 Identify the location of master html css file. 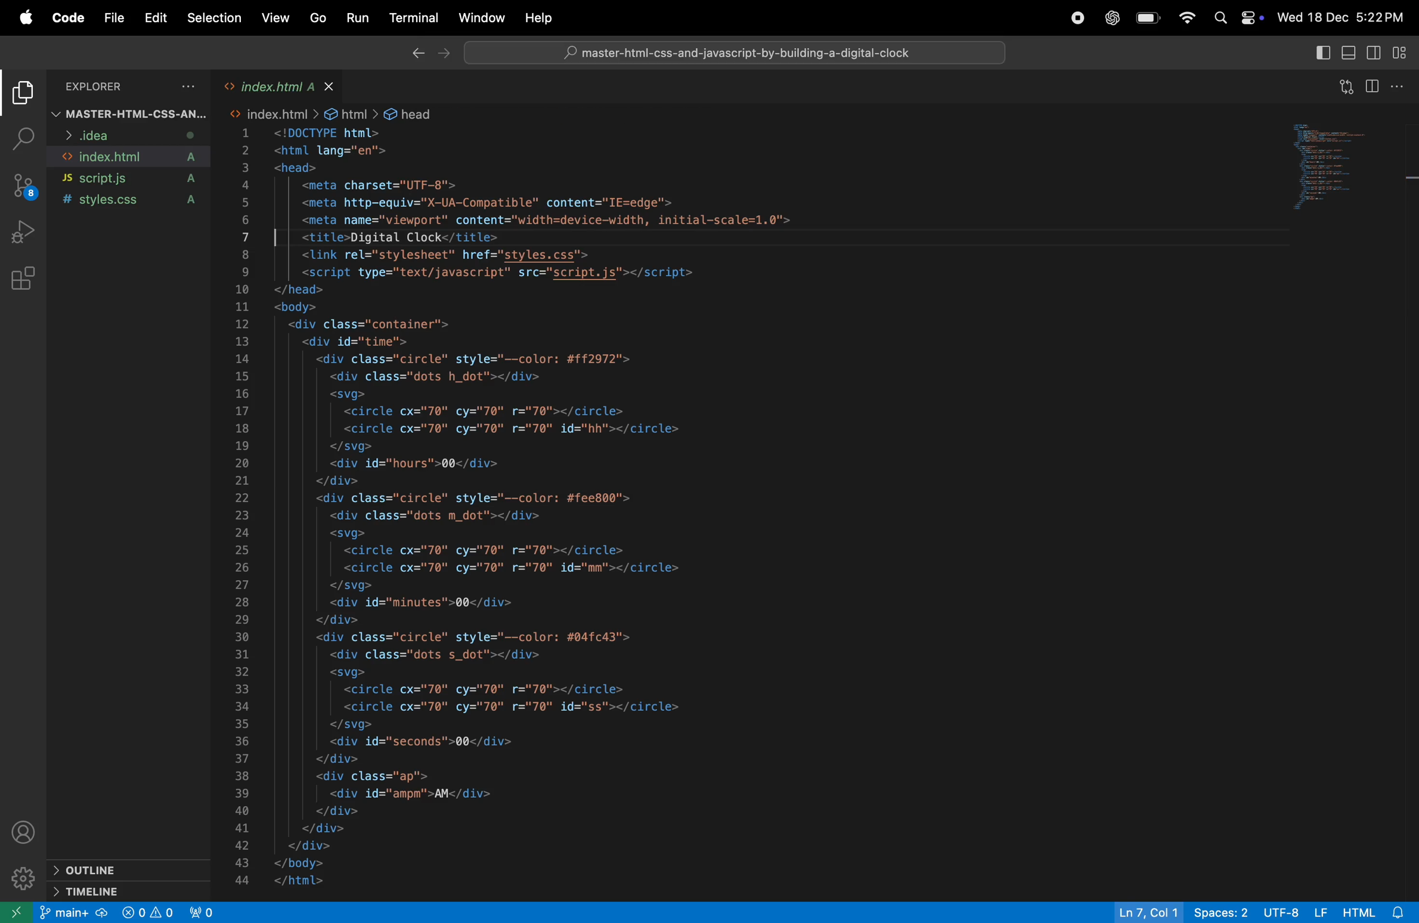
(129, 113).